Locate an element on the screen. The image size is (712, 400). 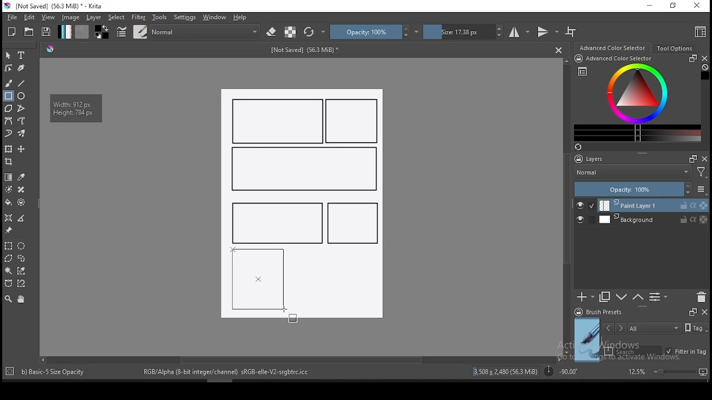
new rectangle is located at coordinates (354, 122).